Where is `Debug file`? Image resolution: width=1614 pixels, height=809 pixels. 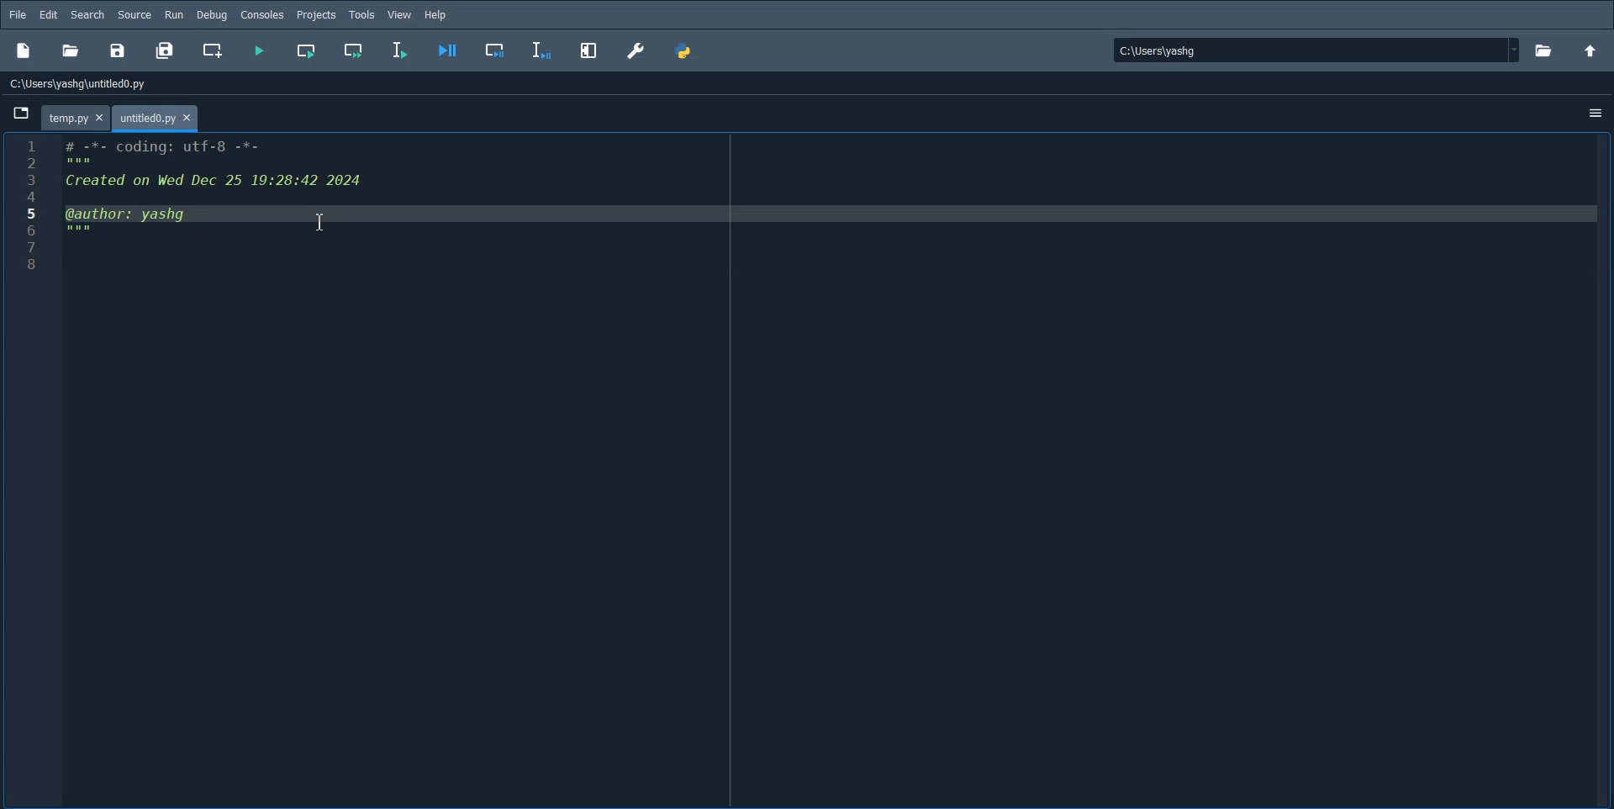
Debug file is located at coordinates (446, 52).